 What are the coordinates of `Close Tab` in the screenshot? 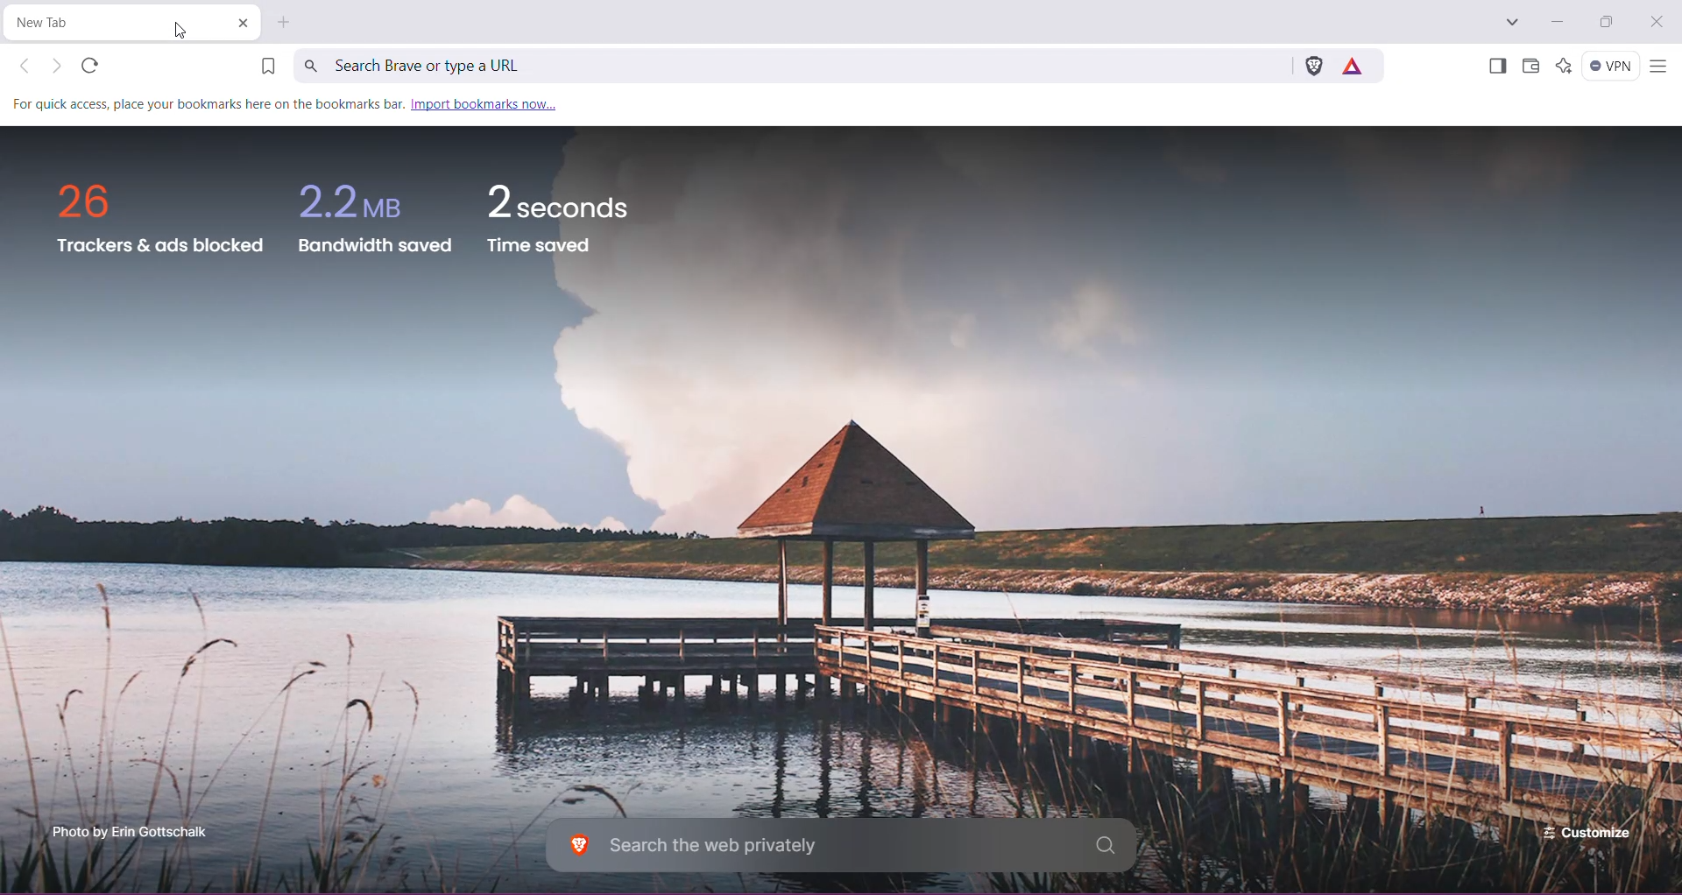 It's located at (239, 22).